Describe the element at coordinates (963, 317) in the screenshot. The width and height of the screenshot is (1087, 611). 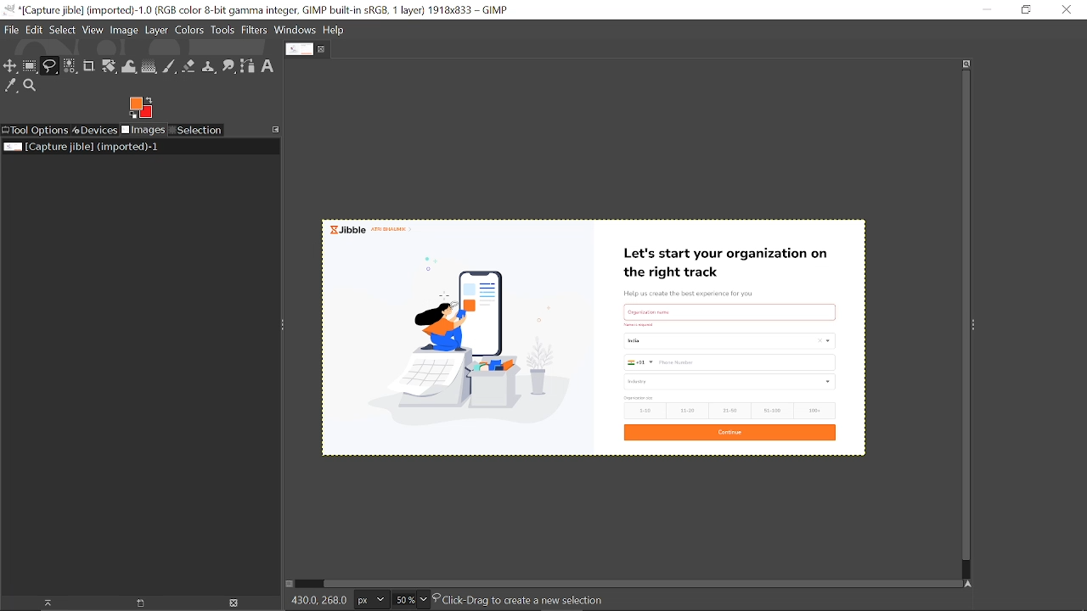
I see `Vertical scrollbar` at that location.